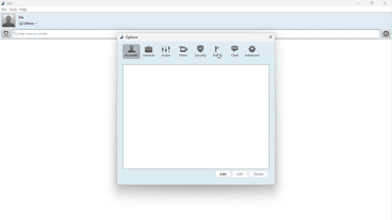  Describe the element at coordinates (258, 174) in the screenshot. I see `delete` at that location.